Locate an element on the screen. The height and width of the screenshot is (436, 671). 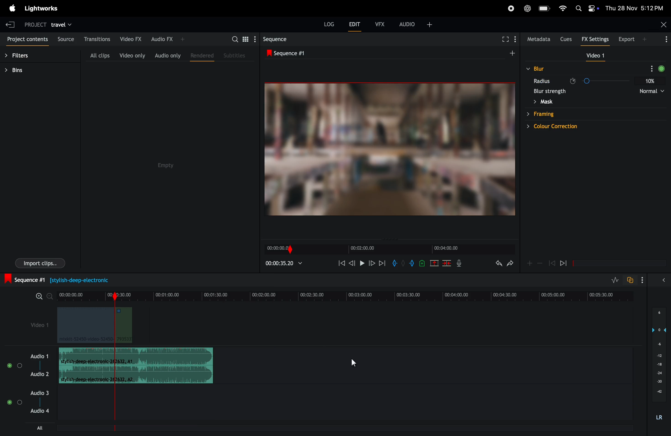
audio track is located at coordinates (136, 356).